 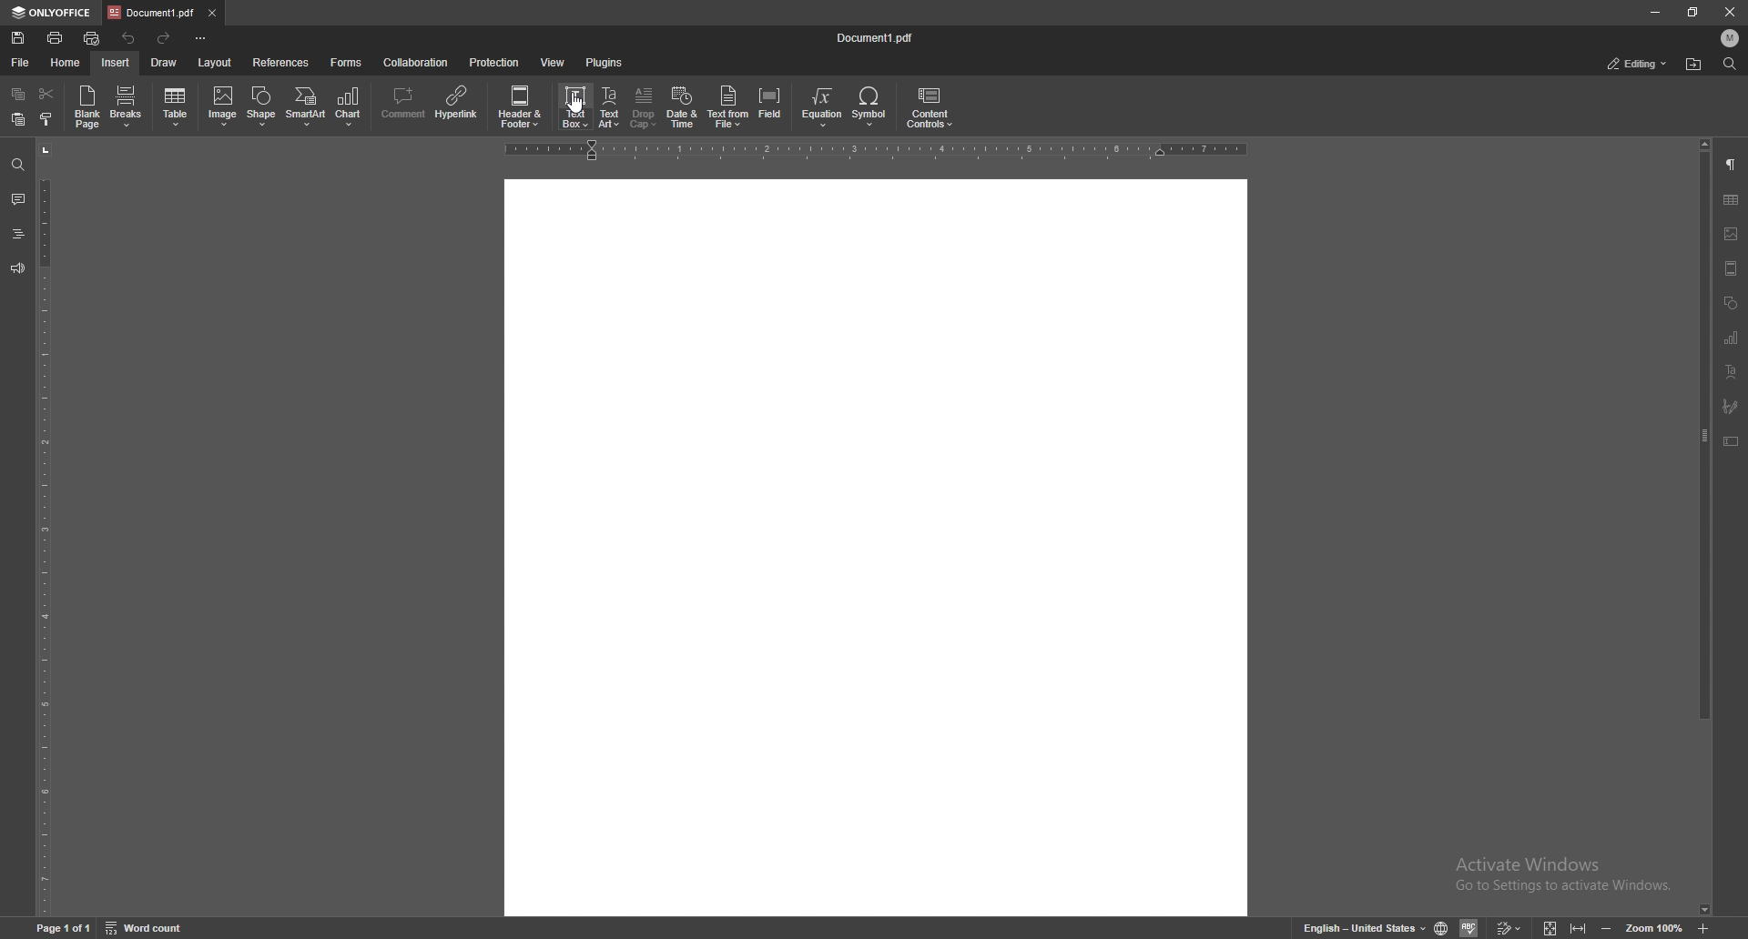 What do you see at coordinates (17, 234) in the screenshot?
I see `headings` at bounding box center [17, 234].